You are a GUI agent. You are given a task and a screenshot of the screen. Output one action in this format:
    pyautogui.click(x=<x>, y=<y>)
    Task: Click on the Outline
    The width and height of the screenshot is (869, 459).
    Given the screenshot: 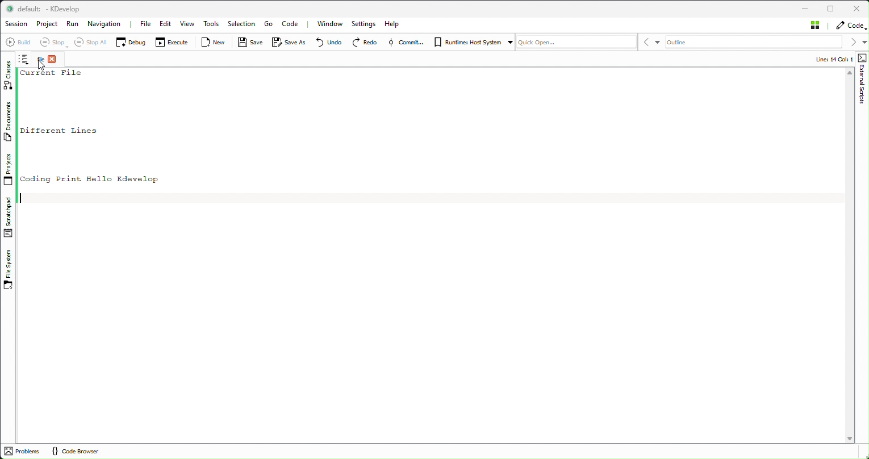 What is the action you would take?
    pyautogui.click(x=754, y=42)
    